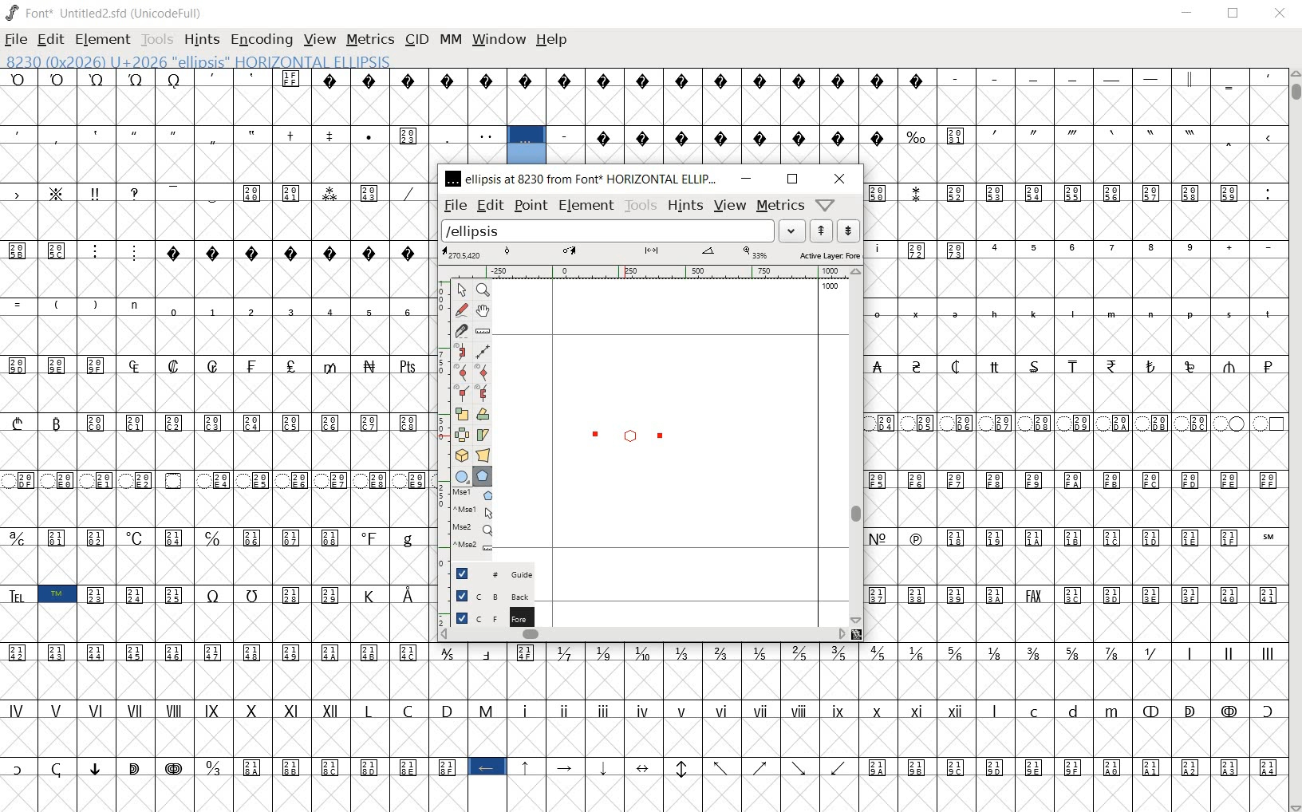 This screenshot has height=812, width=1302. What do you see at coordinates (318, 41) in the screenshot?
I see `VIEW` at bounding box center [318, 41].